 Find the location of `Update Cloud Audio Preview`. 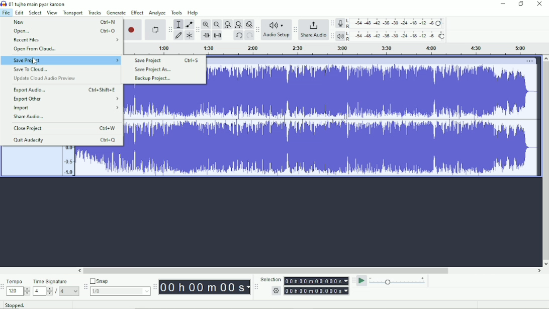

Update Cloud Audio Preview is located at coordinates (48, 79).